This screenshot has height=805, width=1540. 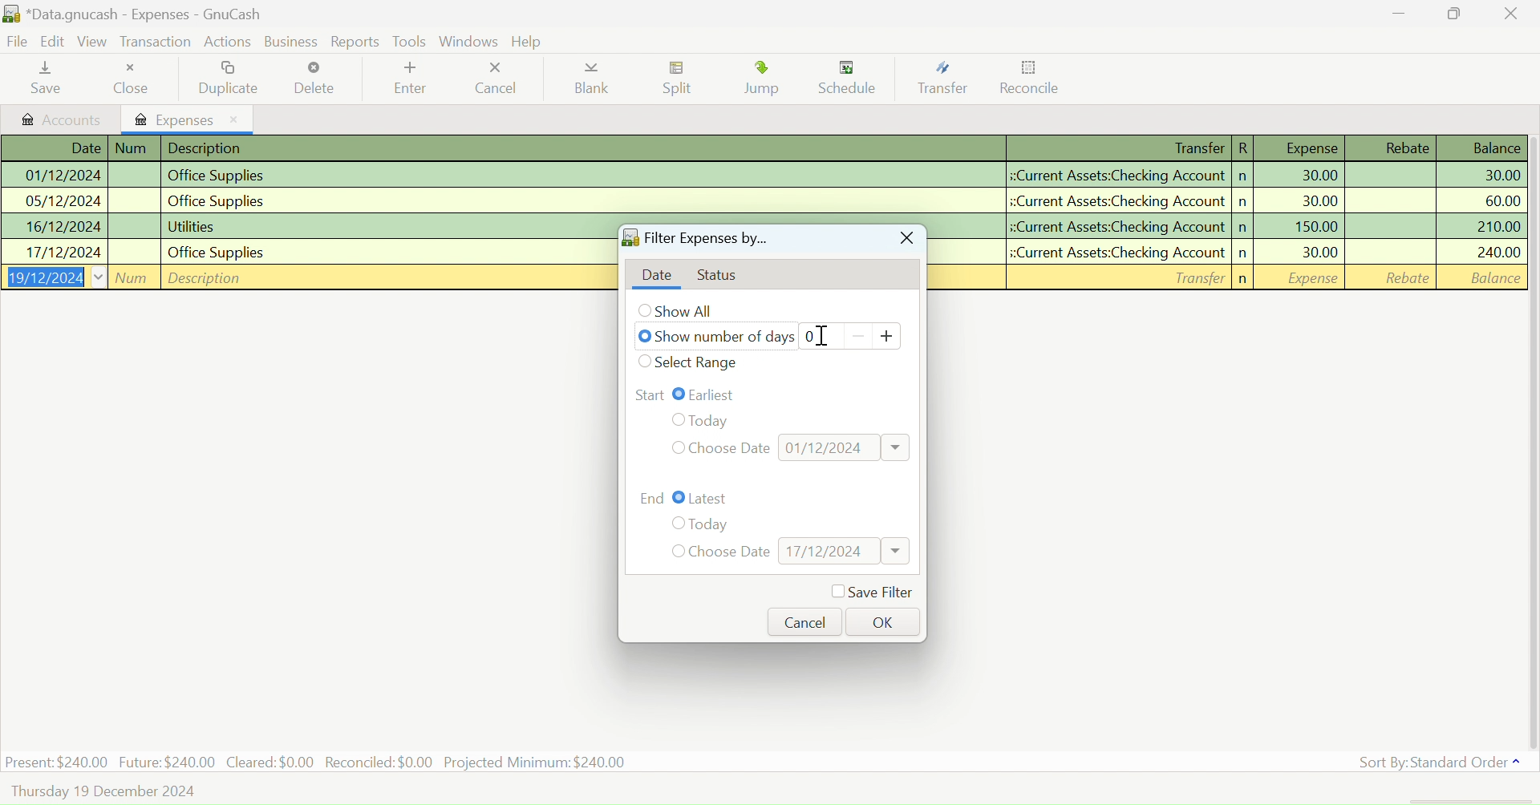 What do you see at coordinates (726, 338) in the screenshot?
I see `Show number of days` at bounding box center [726, 338].